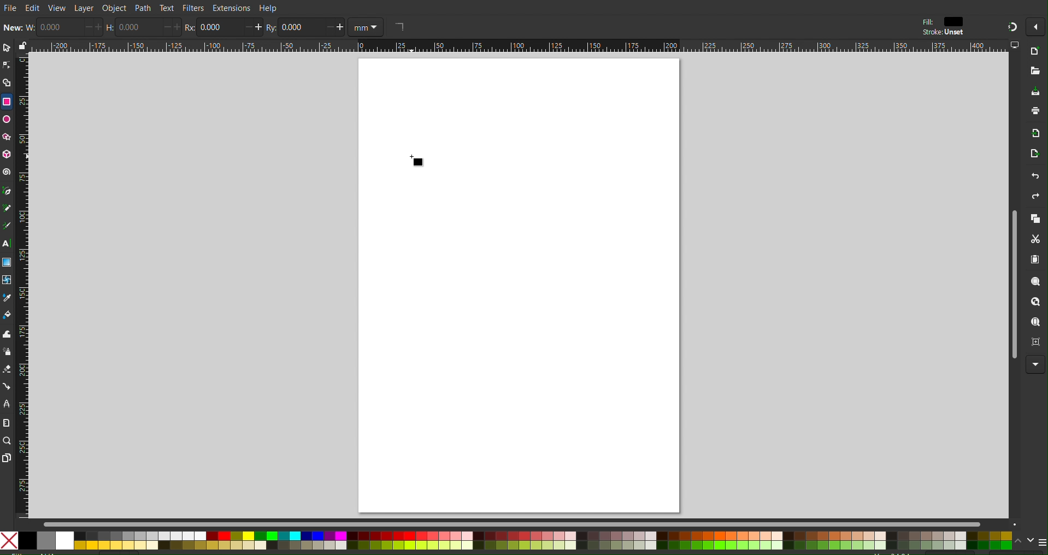 The height and width of the screenshot is (555, 1048). Describe the element at coordinates (1035, 26) in the screenshot. I see `More Options` at that location.